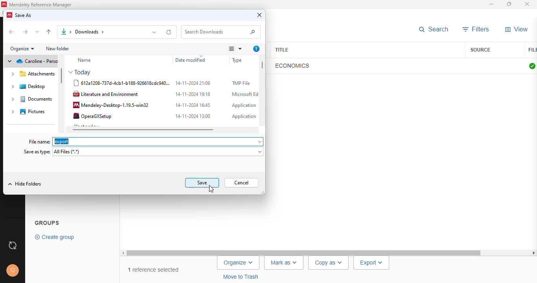 This screenshot has height=283, width=537. I want to click on 14-11-2024 19:18, so click(193, 94).